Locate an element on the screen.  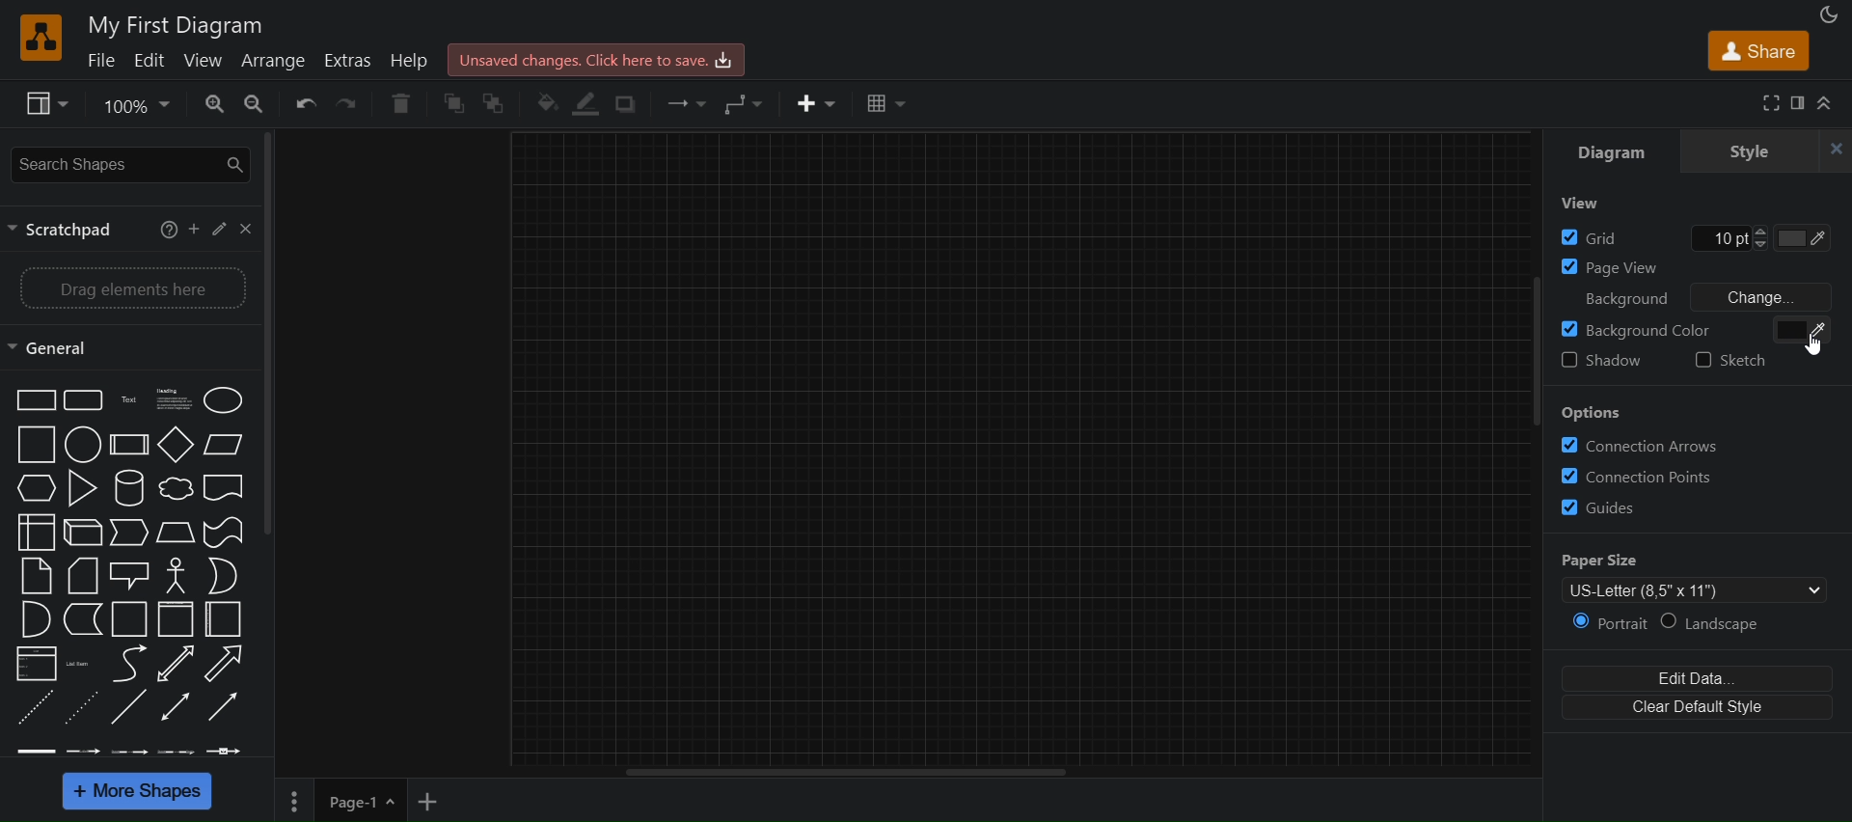
canvas is located at coordinates (1018, 456).